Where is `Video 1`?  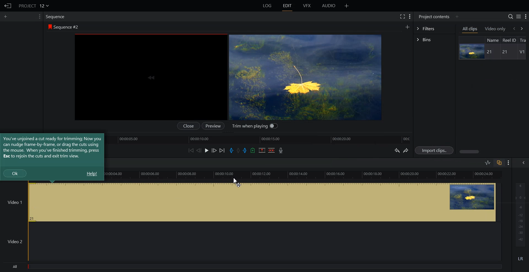
Video 1 is located at coordinates (251, 202).